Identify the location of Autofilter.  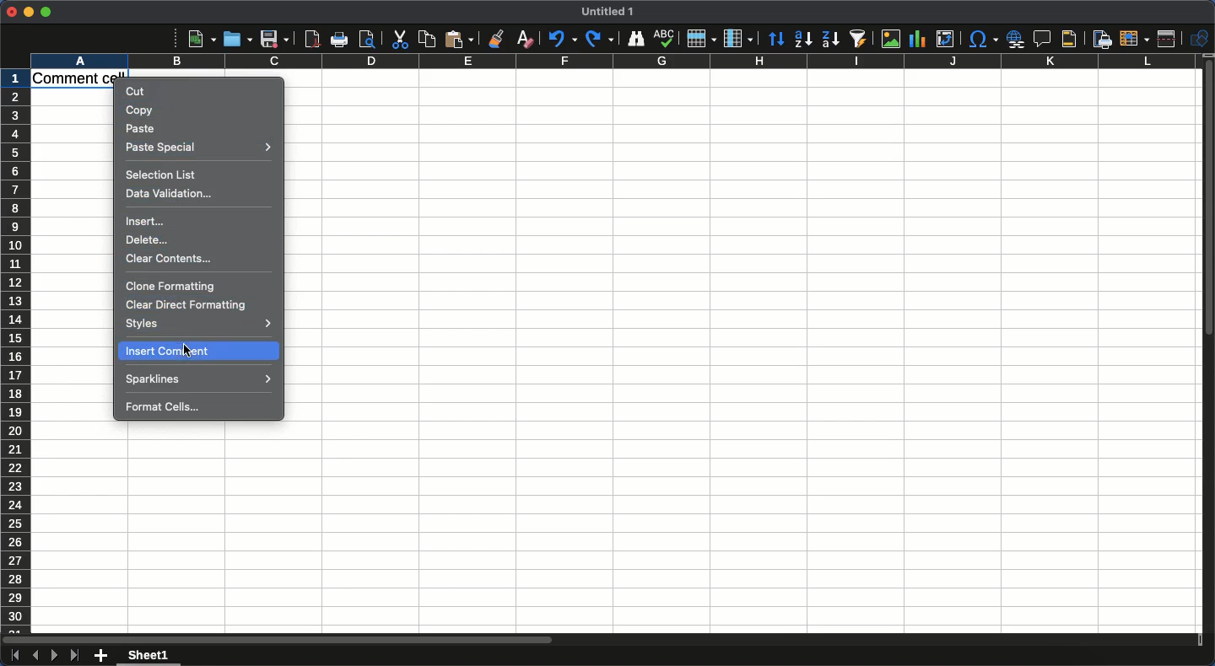
(861, 37).